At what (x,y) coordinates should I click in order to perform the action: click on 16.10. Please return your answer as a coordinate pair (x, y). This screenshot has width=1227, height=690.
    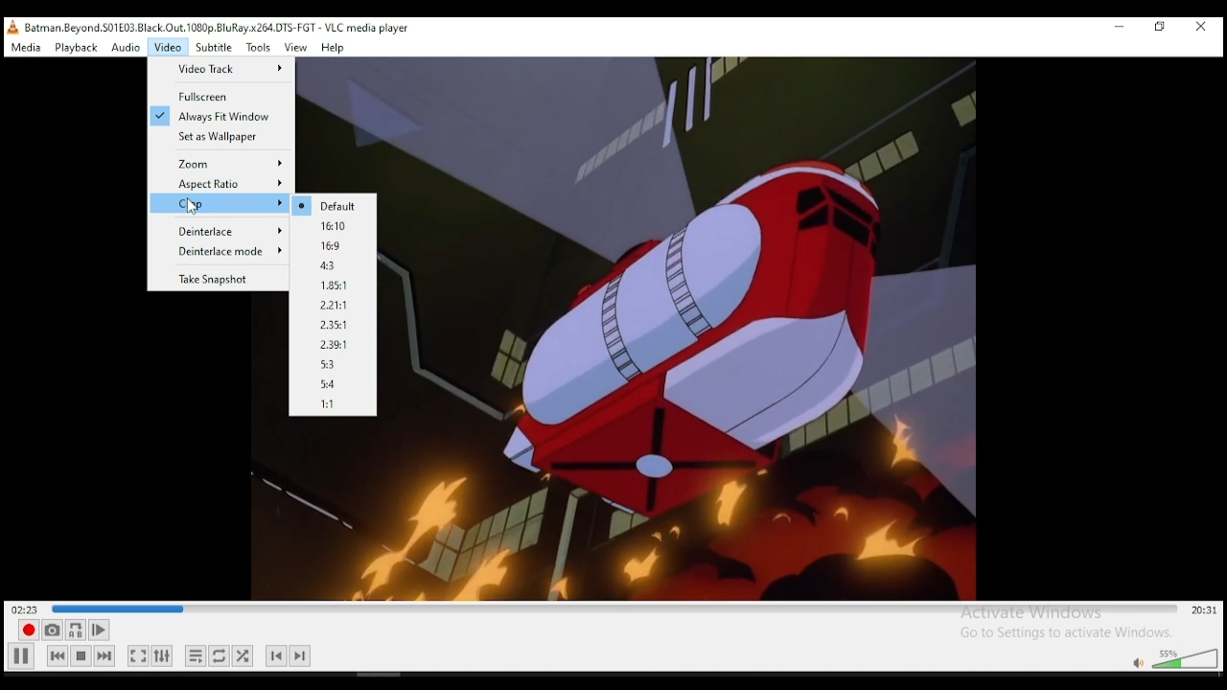
    Looking at the image, I should click on (334, 226).